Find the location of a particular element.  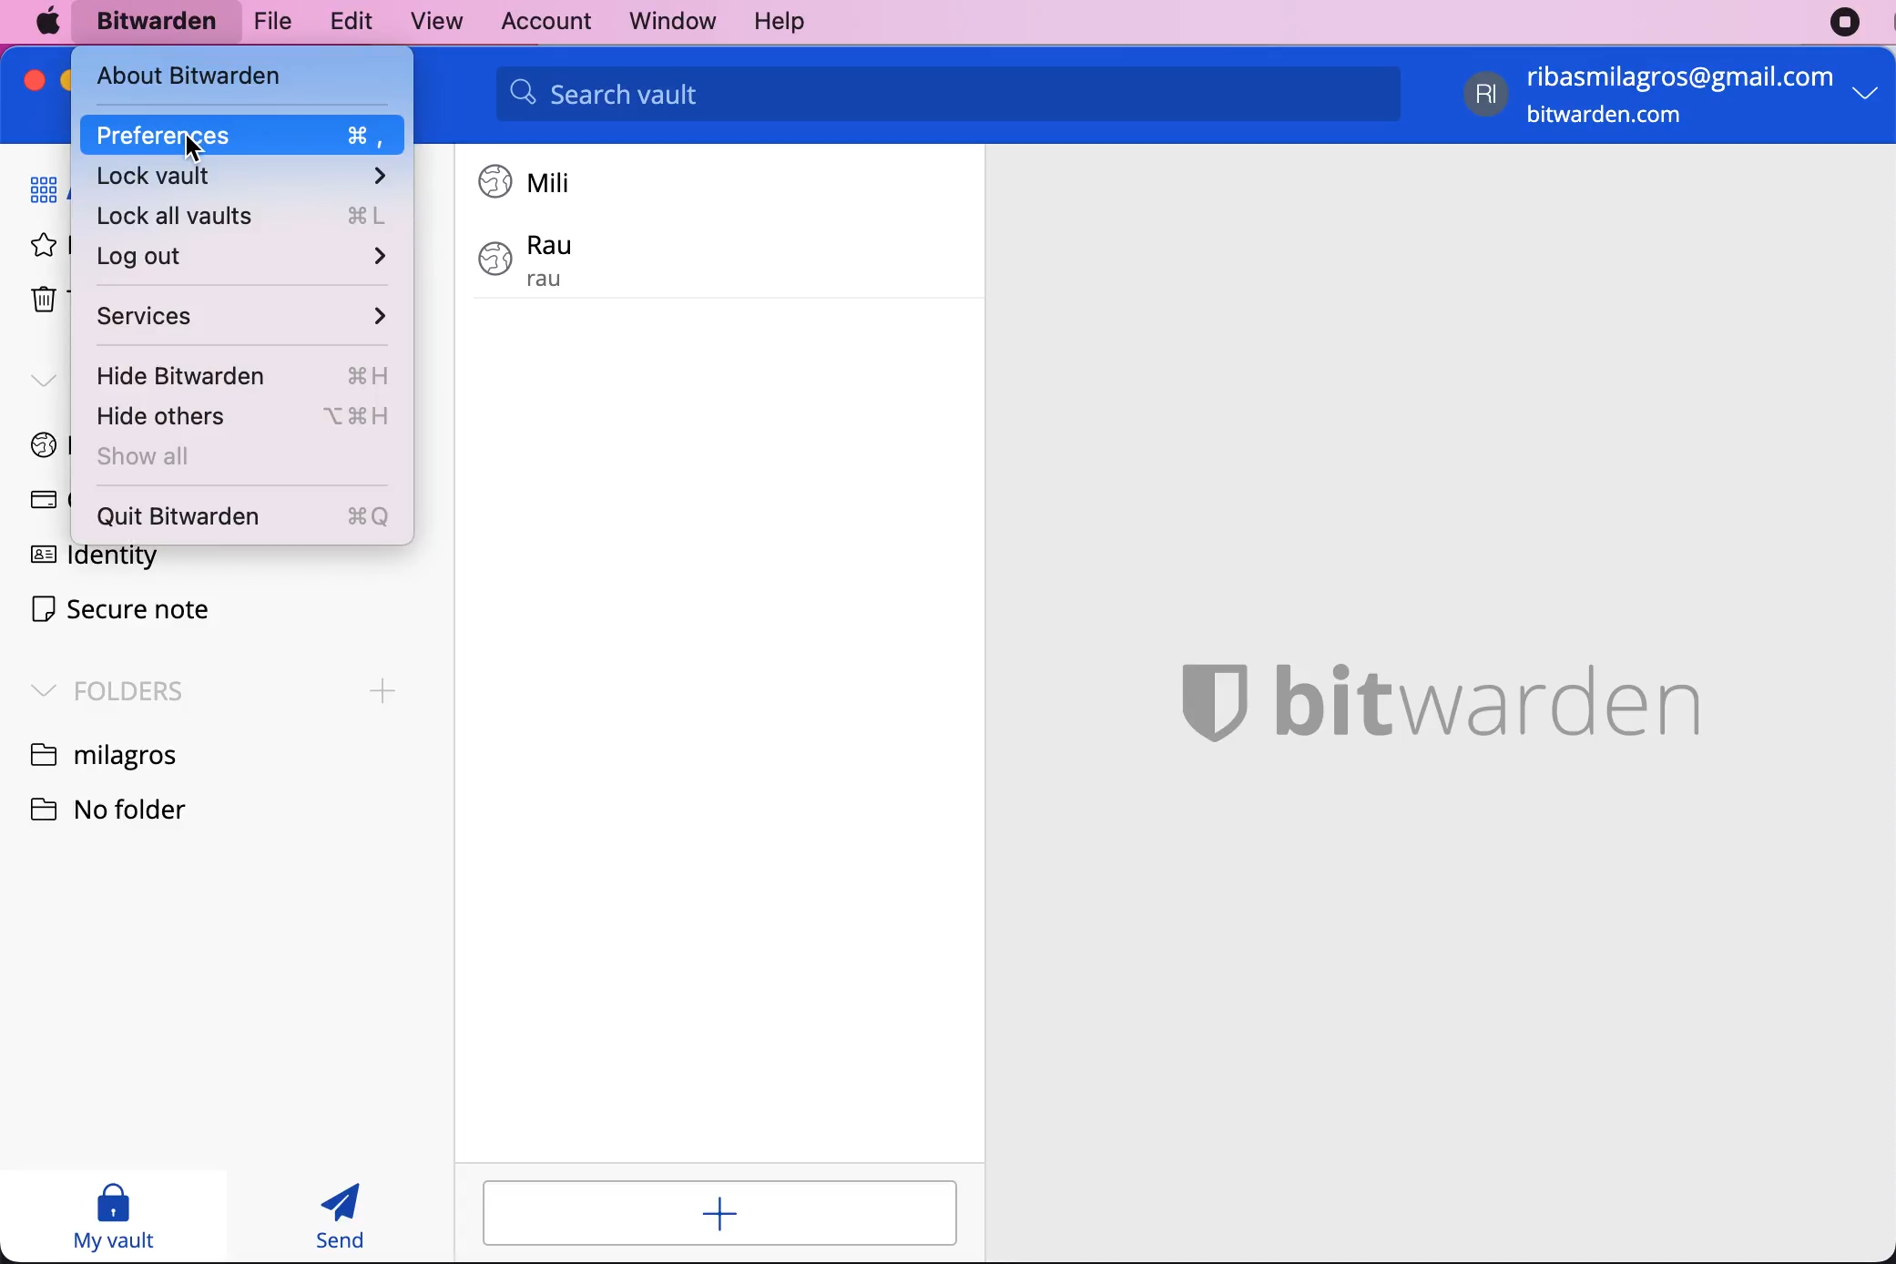

trash is located at coordinates (40, 302).